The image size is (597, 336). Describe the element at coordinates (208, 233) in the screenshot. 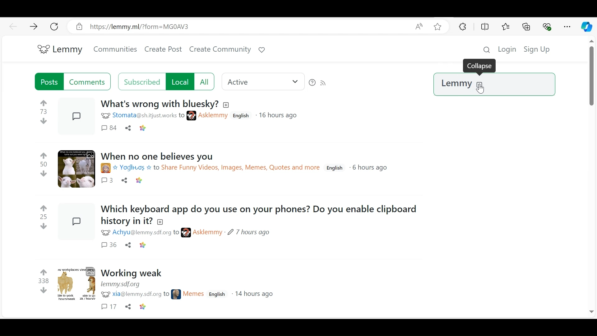

I see `Username` at that location.